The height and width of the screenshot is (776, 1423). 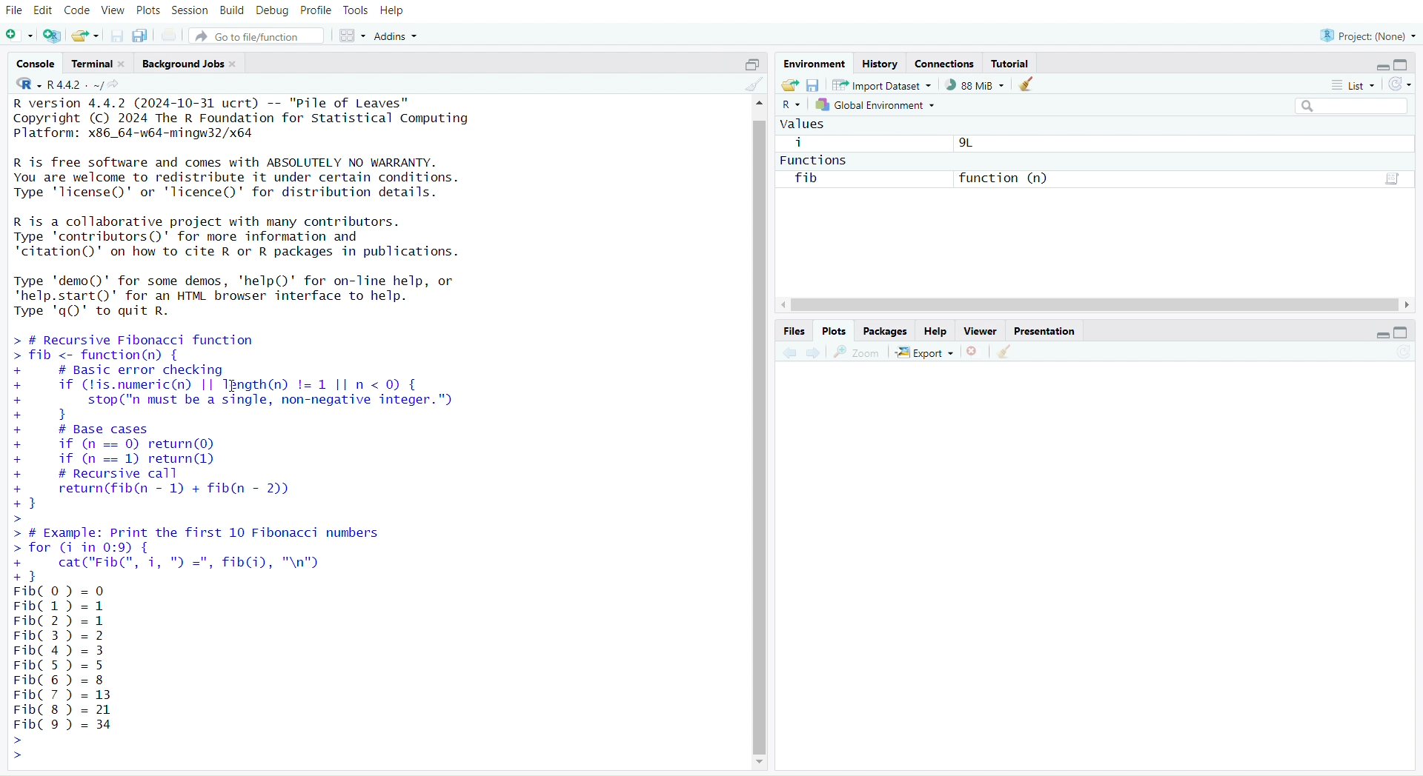 What do you see at coordinates (812, 86) in the screenshot?
I see `save workspace` at bounding box center [812, 86].